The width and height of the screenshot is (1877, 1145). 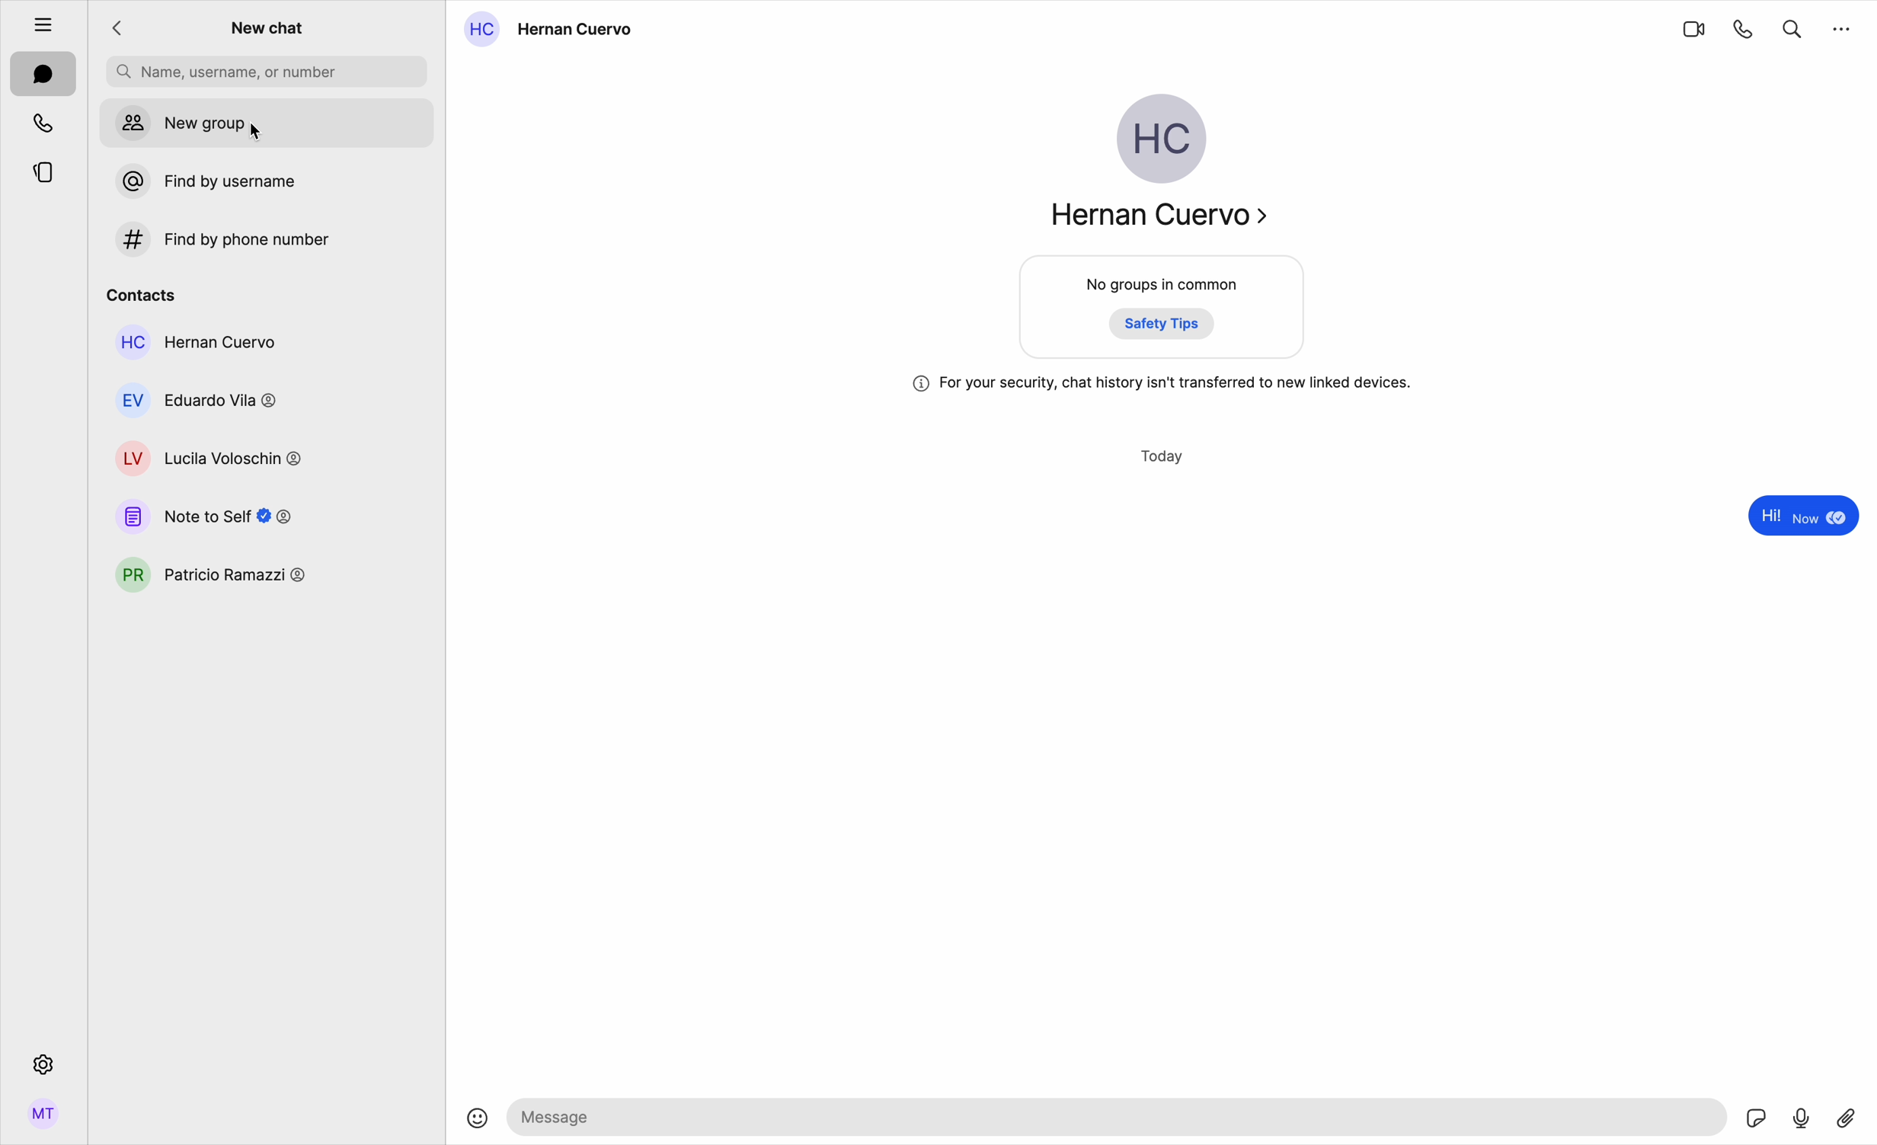 I want to click on emoji, so click(x=478, y=1120).